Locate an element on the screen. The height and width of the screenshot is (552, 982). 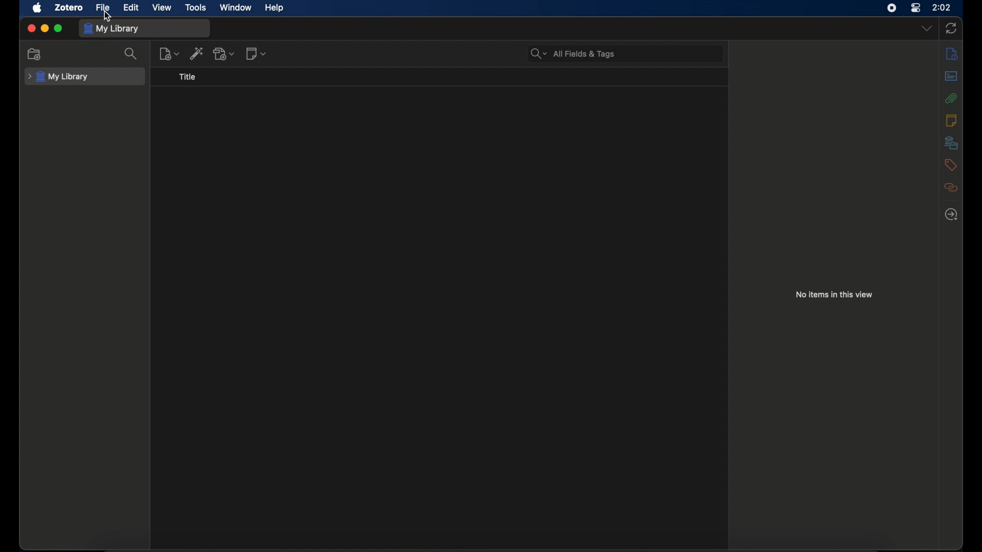
new notes is located at coordinates (169, 54).